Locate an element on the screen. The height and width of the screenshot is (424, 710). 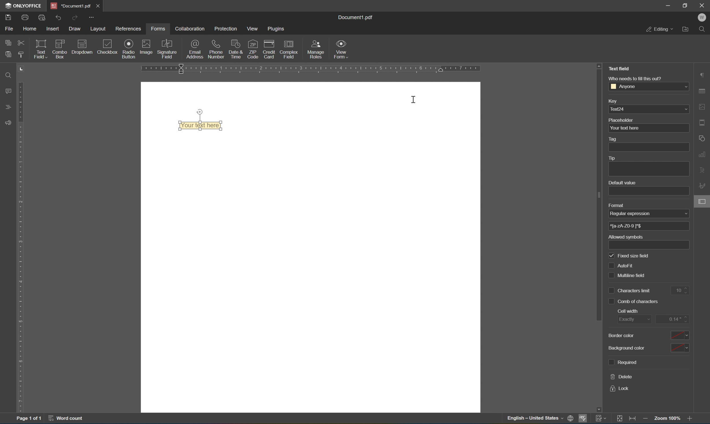
tag is located at coordinates (614, 139).